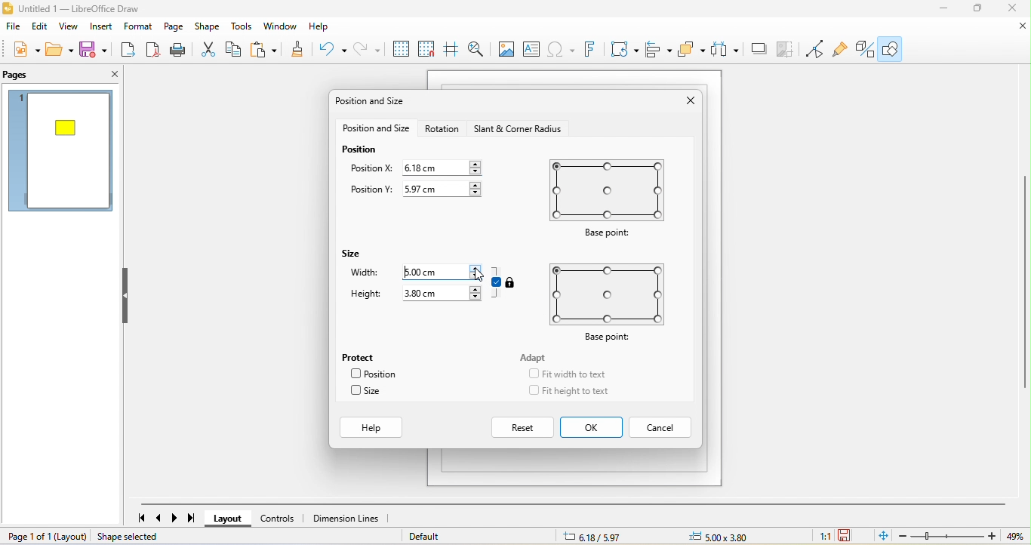 Image resolution: width=1031 pixels, height=545 pixels. Describe the element at coordinates (152, 51) in the screenshot. I see `export direct as pdf` at that location.